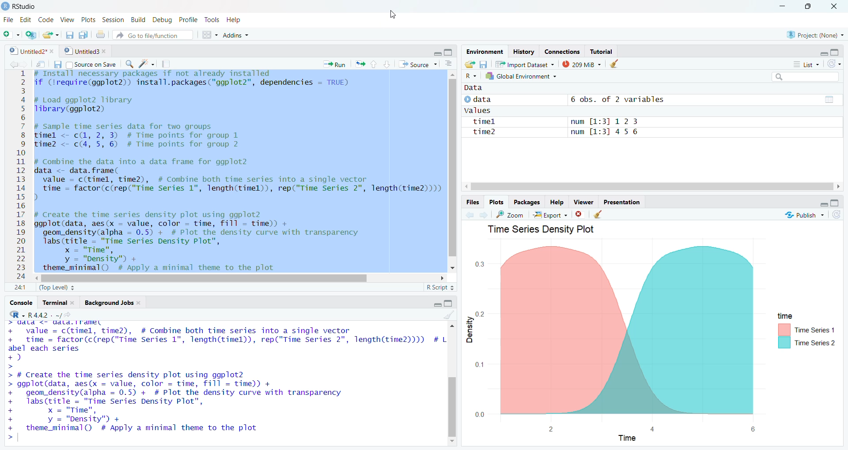 This screenshot has width=848, height=450. What do you see at coordinates (652, 187) in the screenshot?
I see `Scroll` at bounding box center [652, 187].